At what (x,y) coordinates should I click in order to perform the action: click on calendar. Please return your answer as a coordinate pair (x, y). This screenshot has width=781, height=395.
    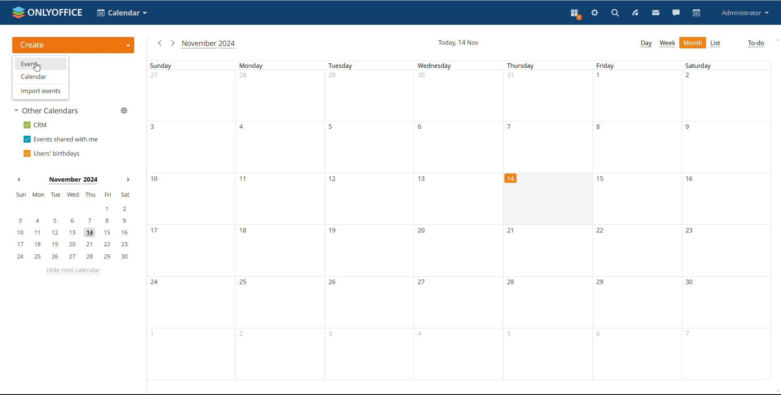
    Looking at the image, I should click on (122, 13).